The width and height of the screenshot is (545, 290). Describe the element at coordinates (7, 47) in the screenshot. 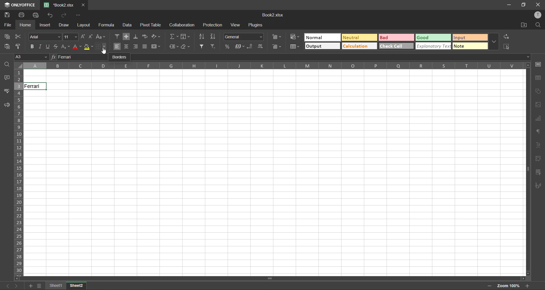

I see `paste` at that location.